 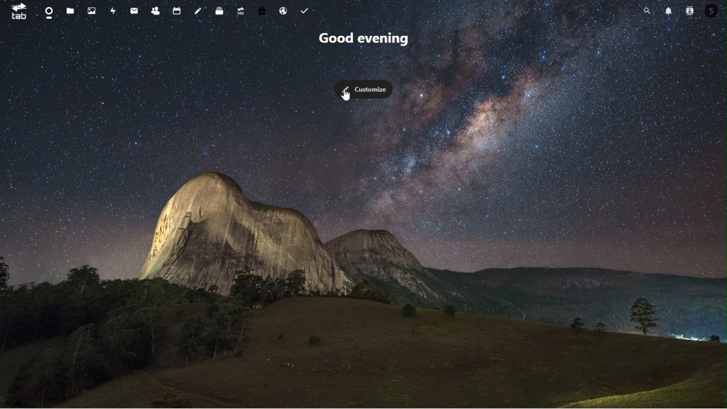 What do you see at coordinates (263, 11) in the screenshot?
I see `free trial ` at bounding box center [263, 11].